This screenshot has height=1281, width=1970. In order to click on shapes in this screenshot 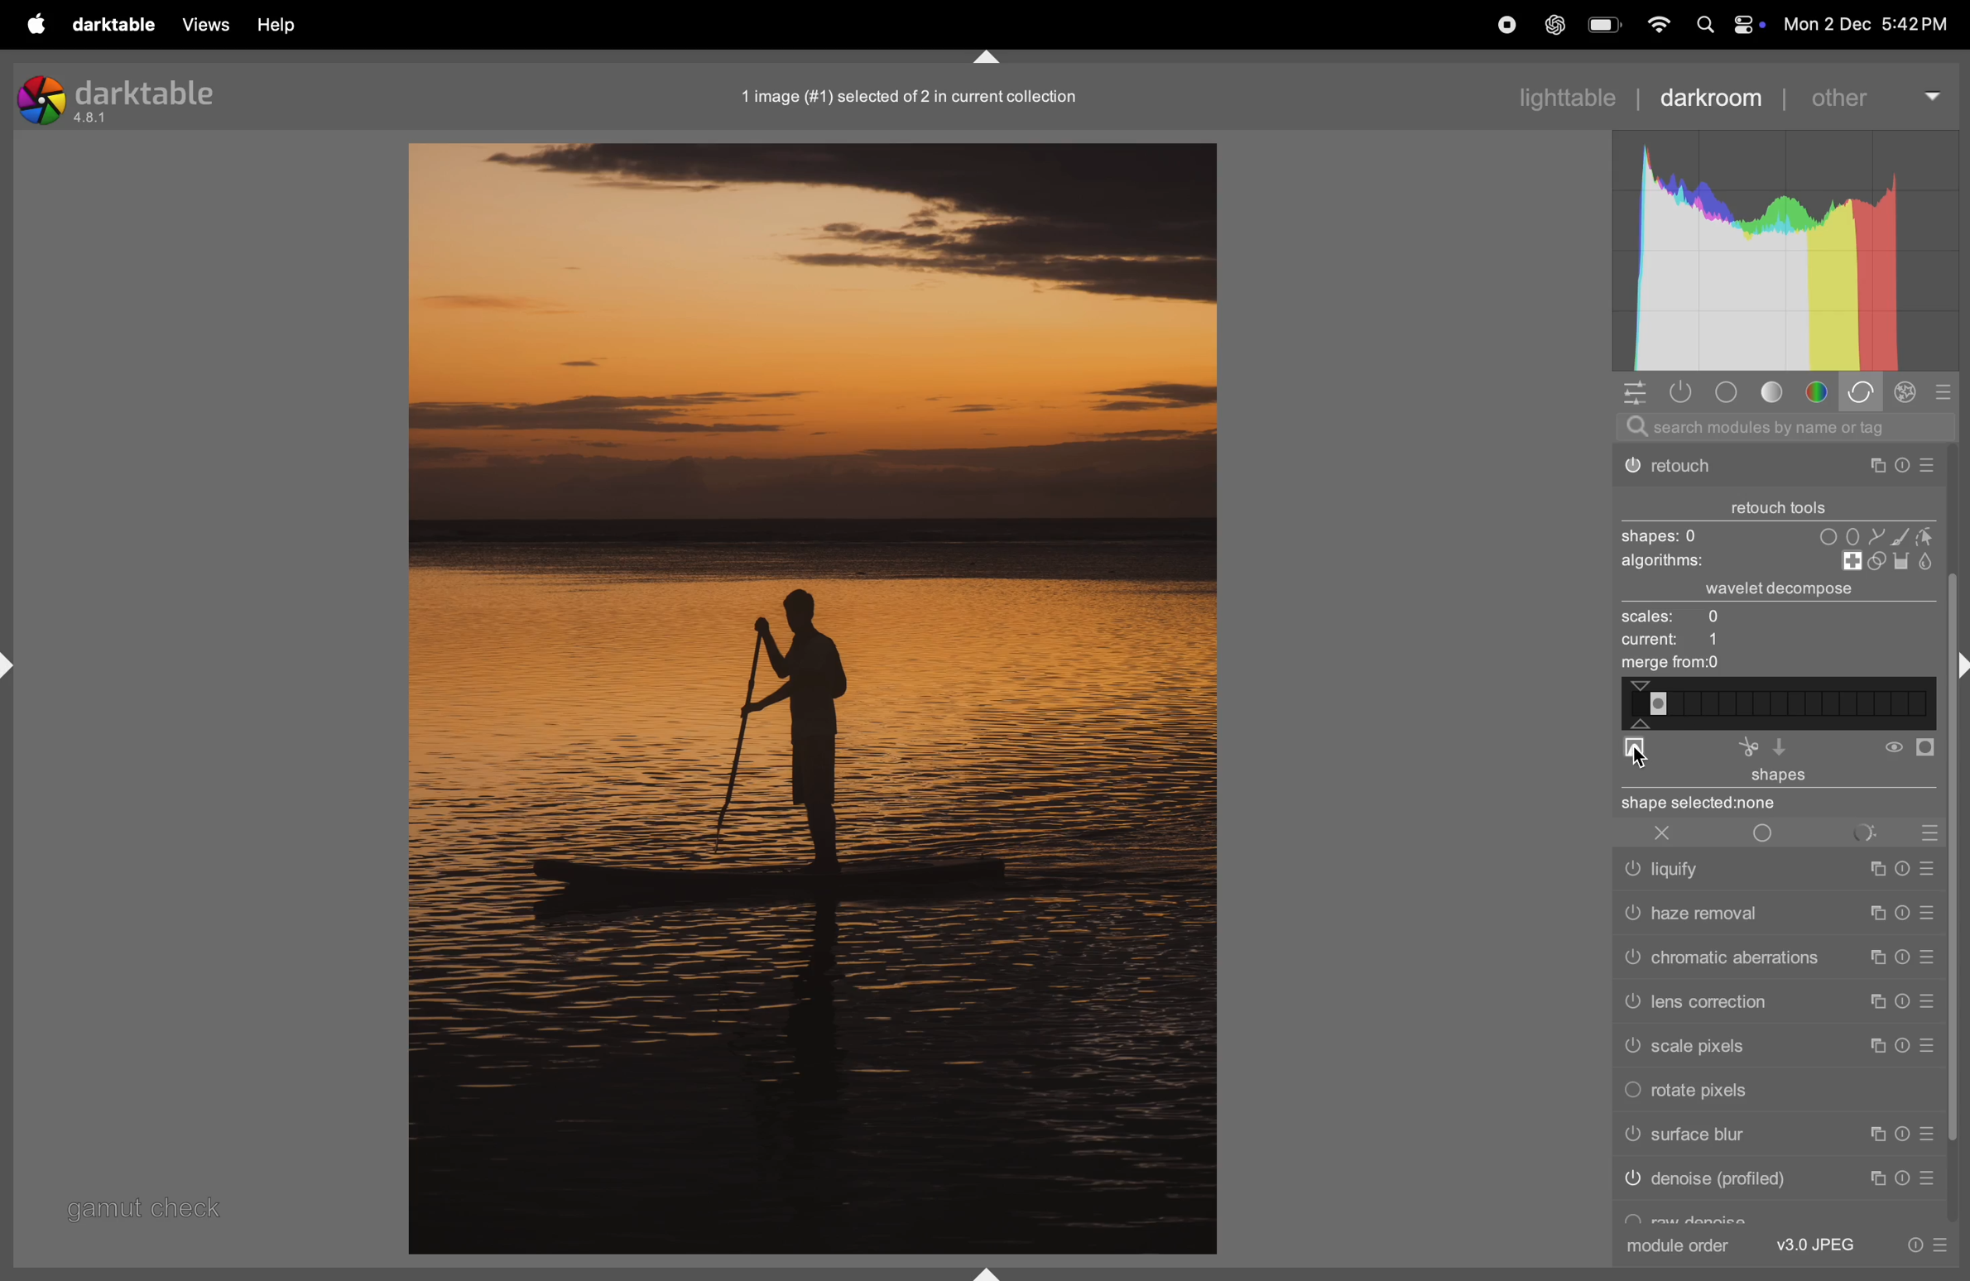, I will do `click(1775, 790)`.